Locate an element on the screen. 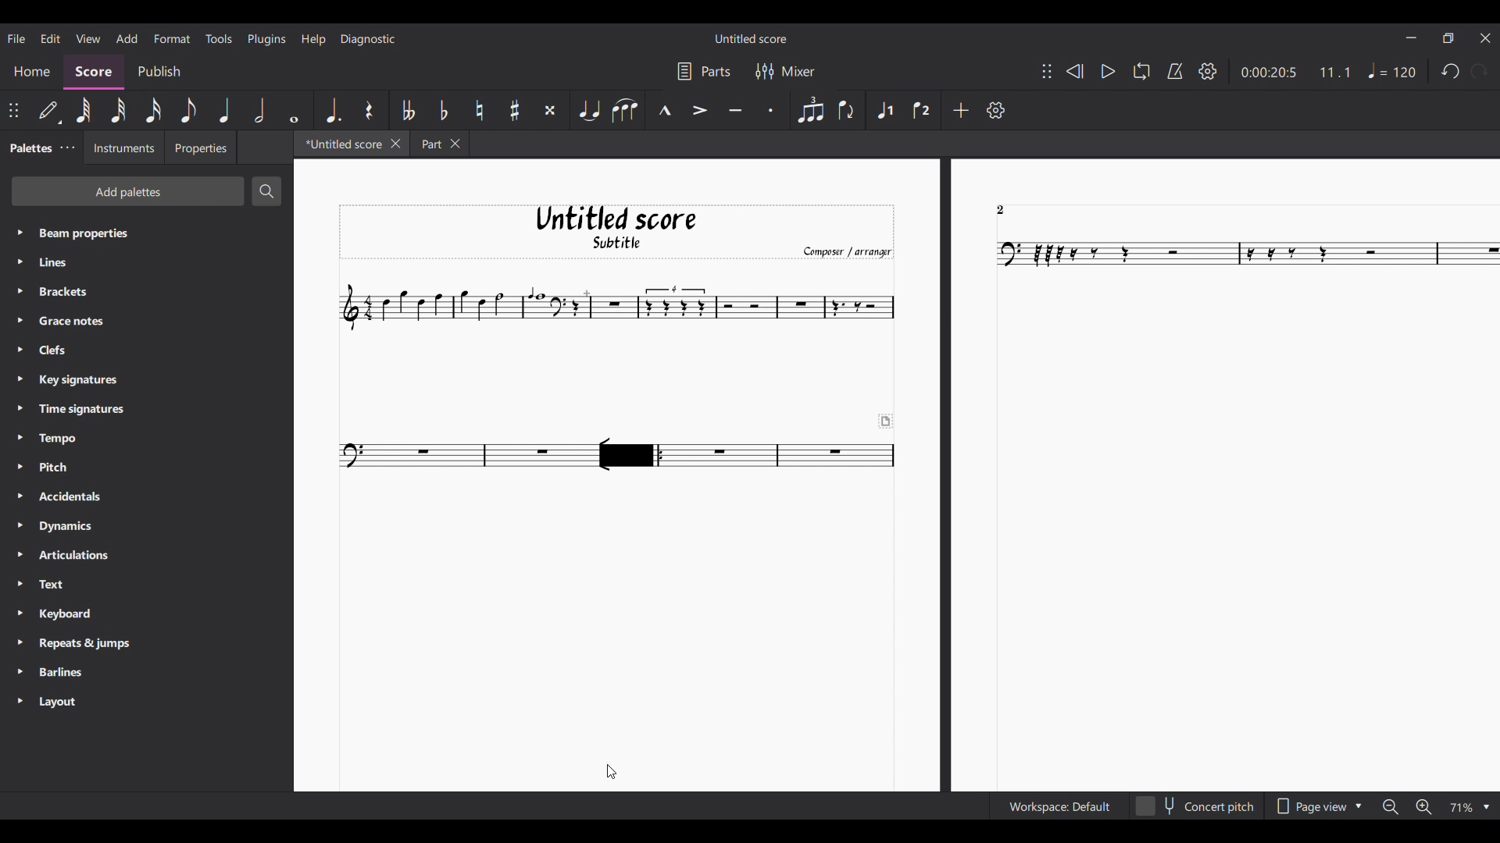  Marcato is located at coordinates (662, 109).